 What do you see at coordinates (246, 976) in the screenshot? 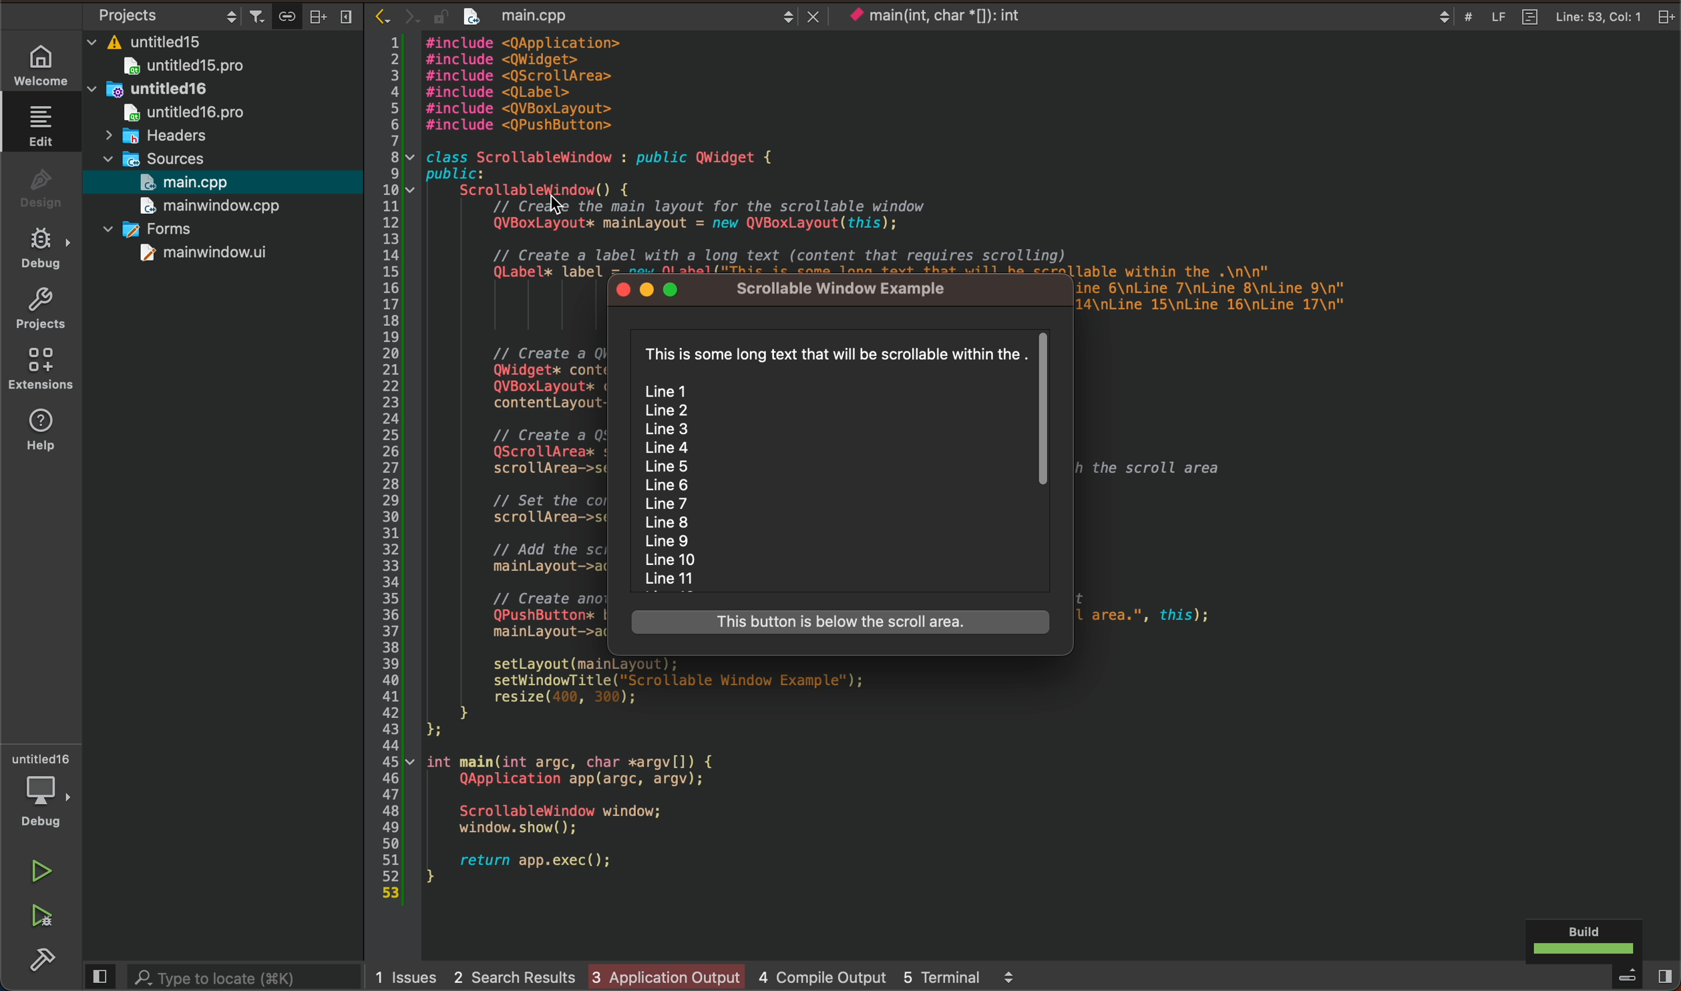
I see `search` at bounding box center [246, 976].